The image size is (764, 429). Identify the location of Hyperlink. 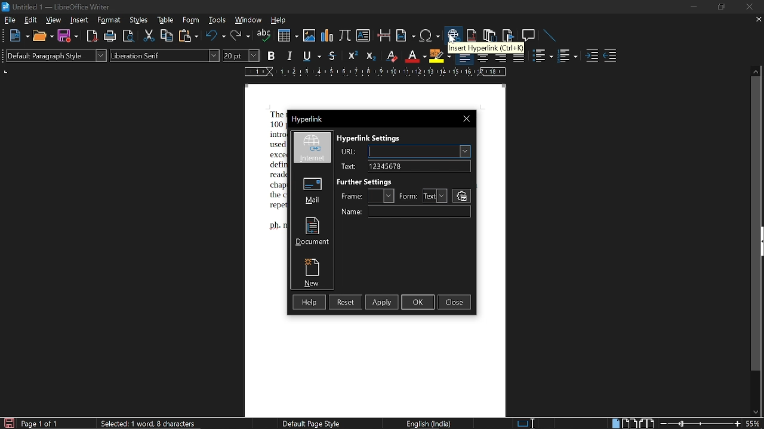
(307, 119).